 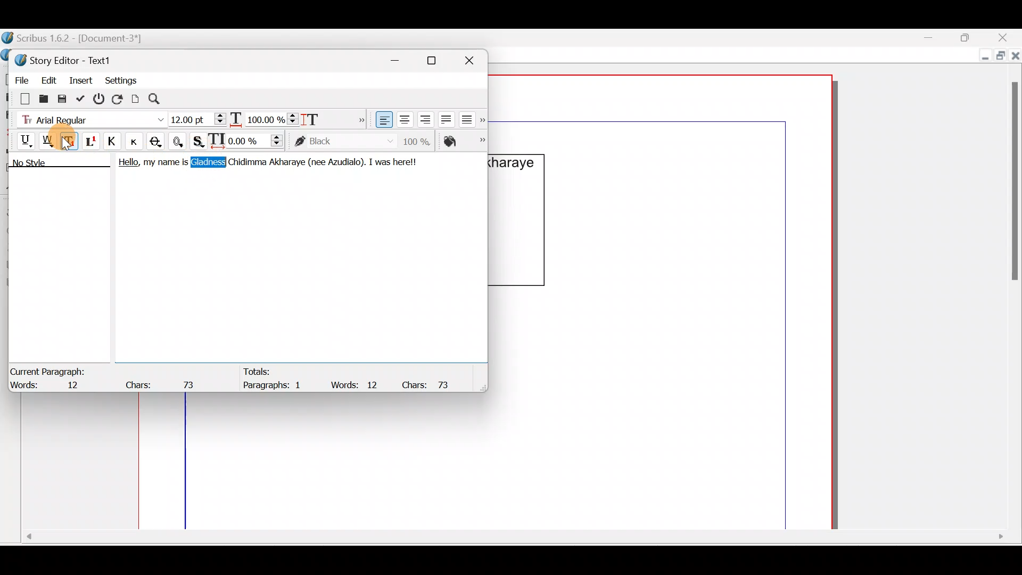 I want to click on Gladness, so click(x=208, y=162).